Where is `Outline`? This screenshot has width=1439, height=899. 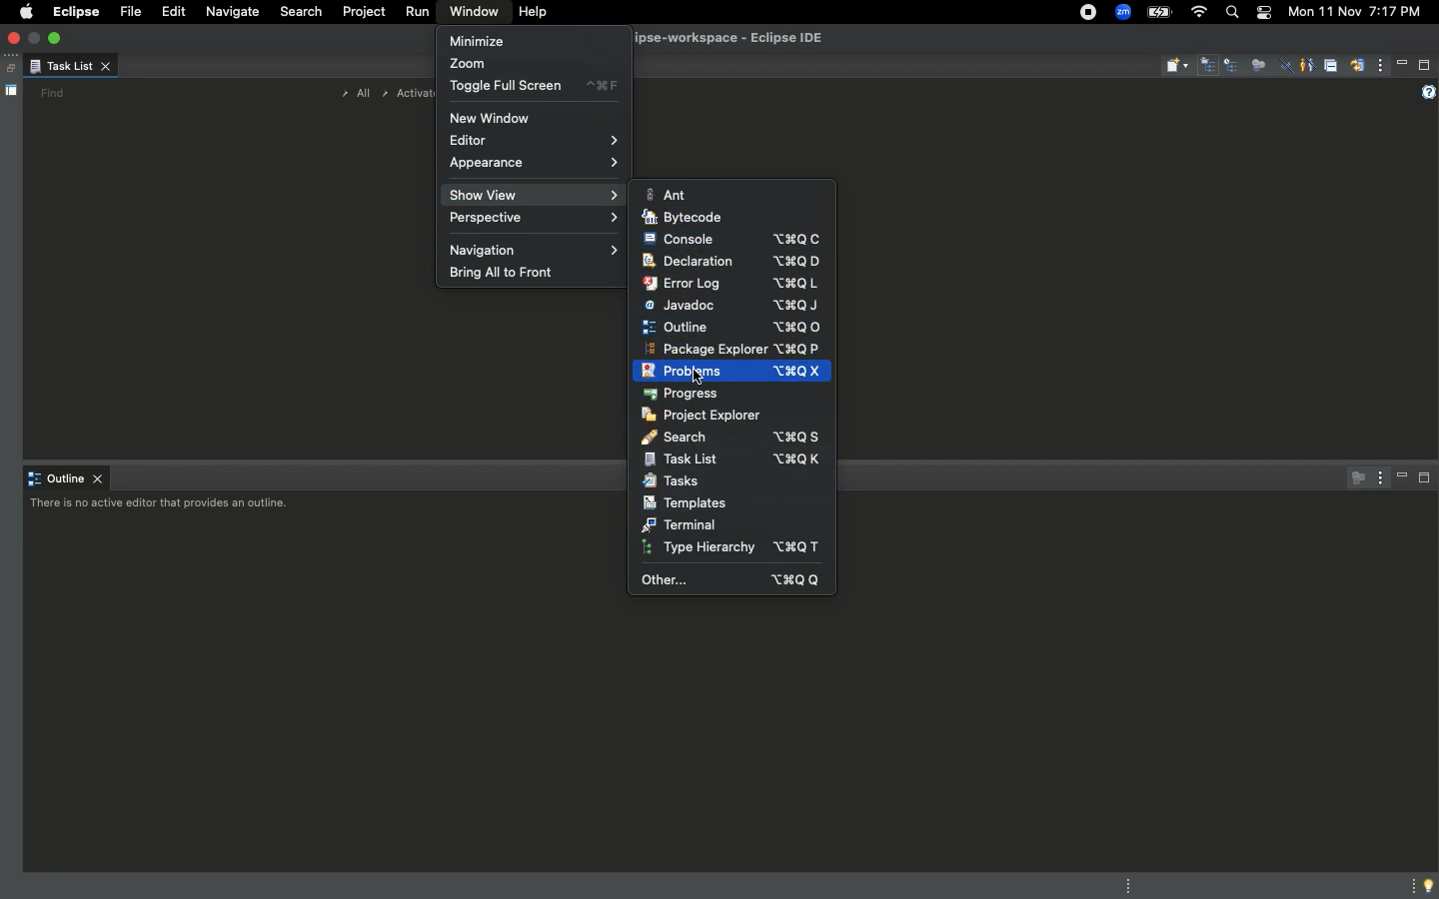 Outline is located at coordinates (736, 327).